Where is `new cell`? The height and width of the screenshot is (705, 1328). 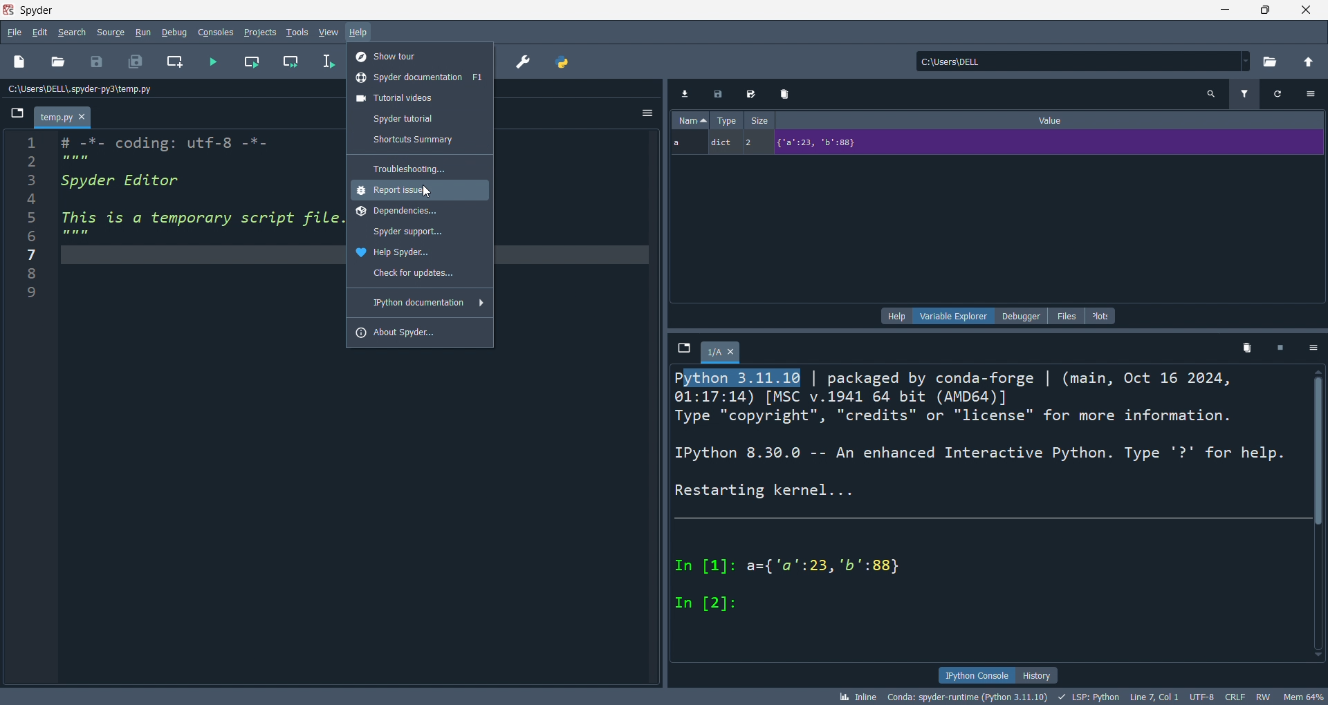
new cell is located at coordinates (177, 64).